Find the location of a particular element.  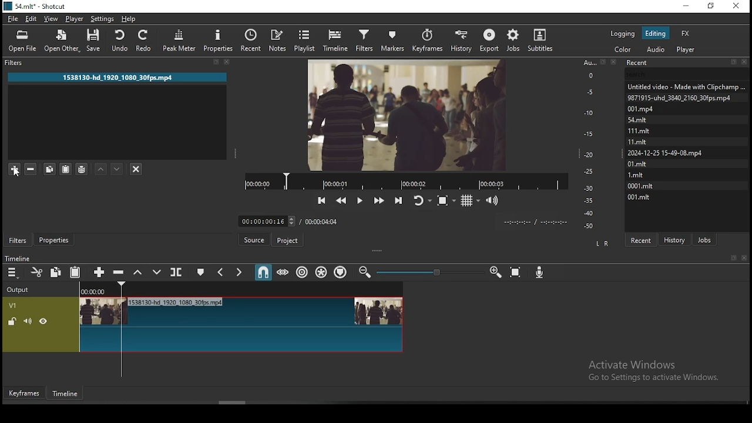

recent is located at coordinates (251, 41).